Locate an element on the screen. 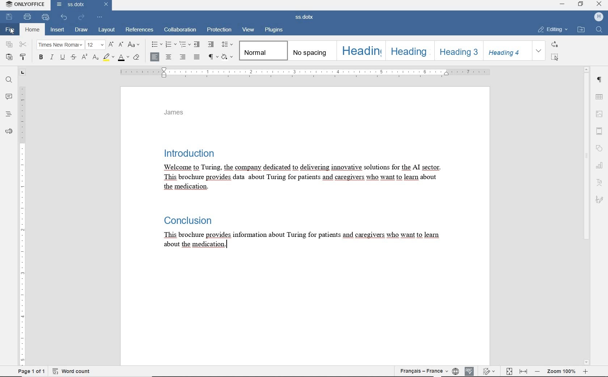 This screenshot has width=608, height=377. REFERENCES is located at coordinates (139, 30).